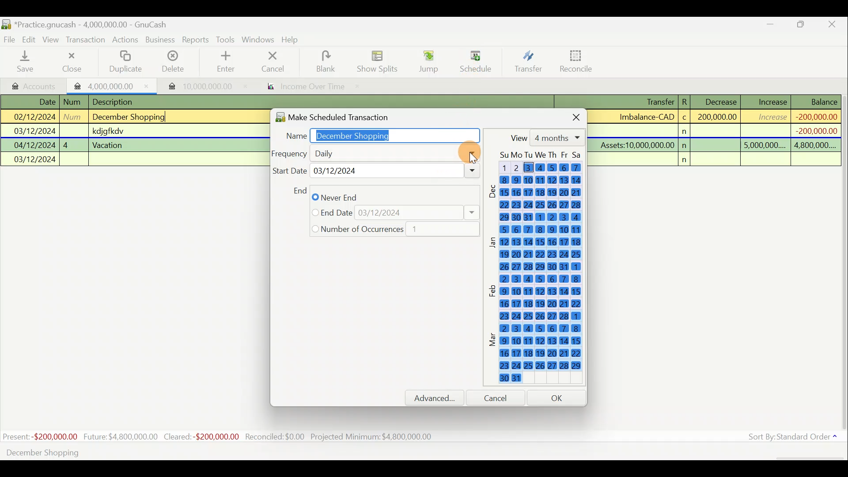 This screenshot has height=477, width=848. Describe the element at coordinates (125, 41) in the screenshot. I see `Actions` at that location.